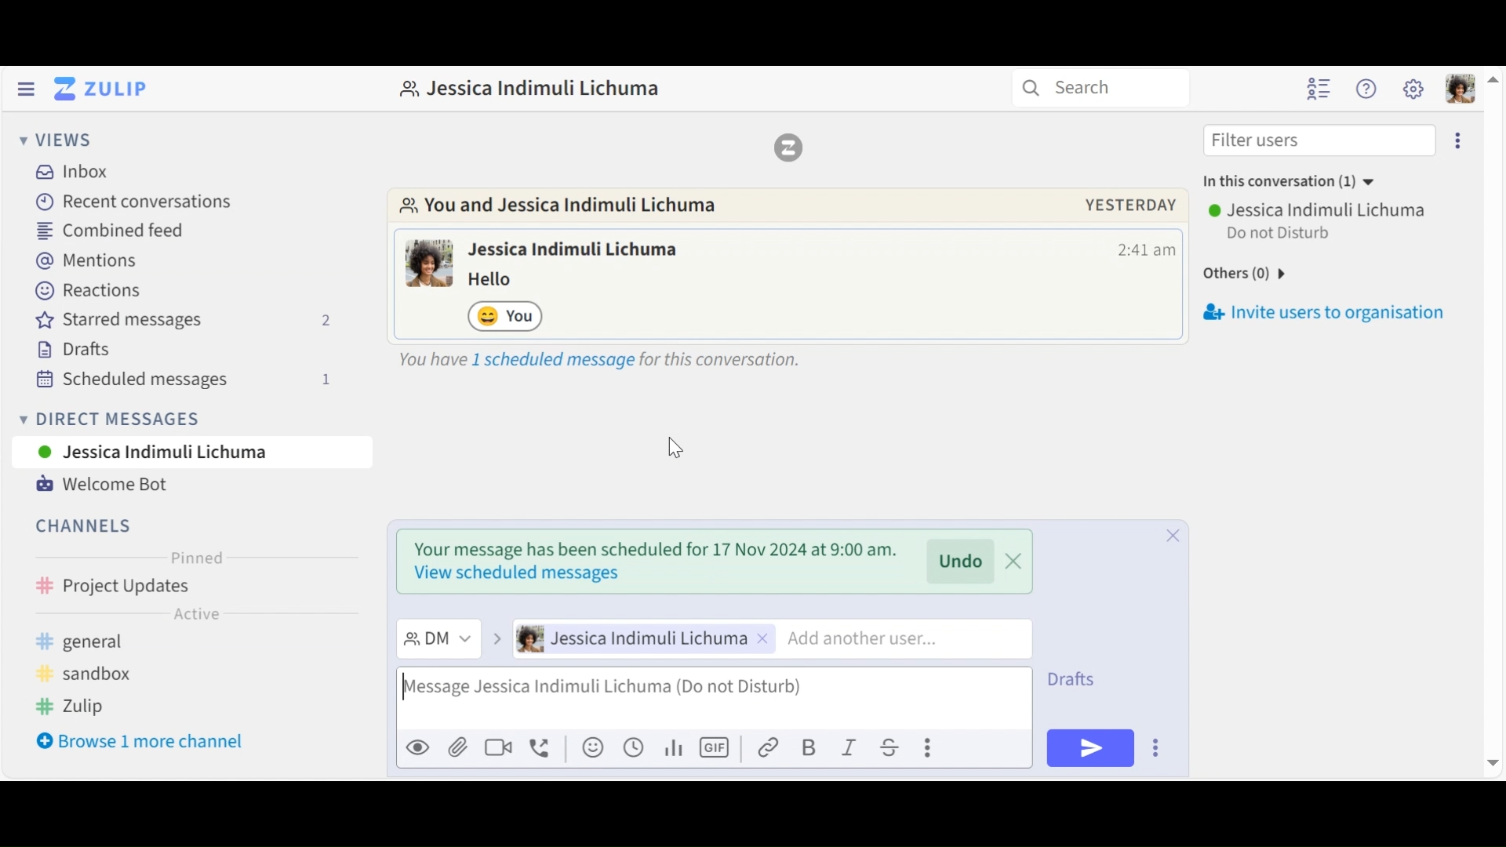  I want to click on Reactions, so click(82, 292).